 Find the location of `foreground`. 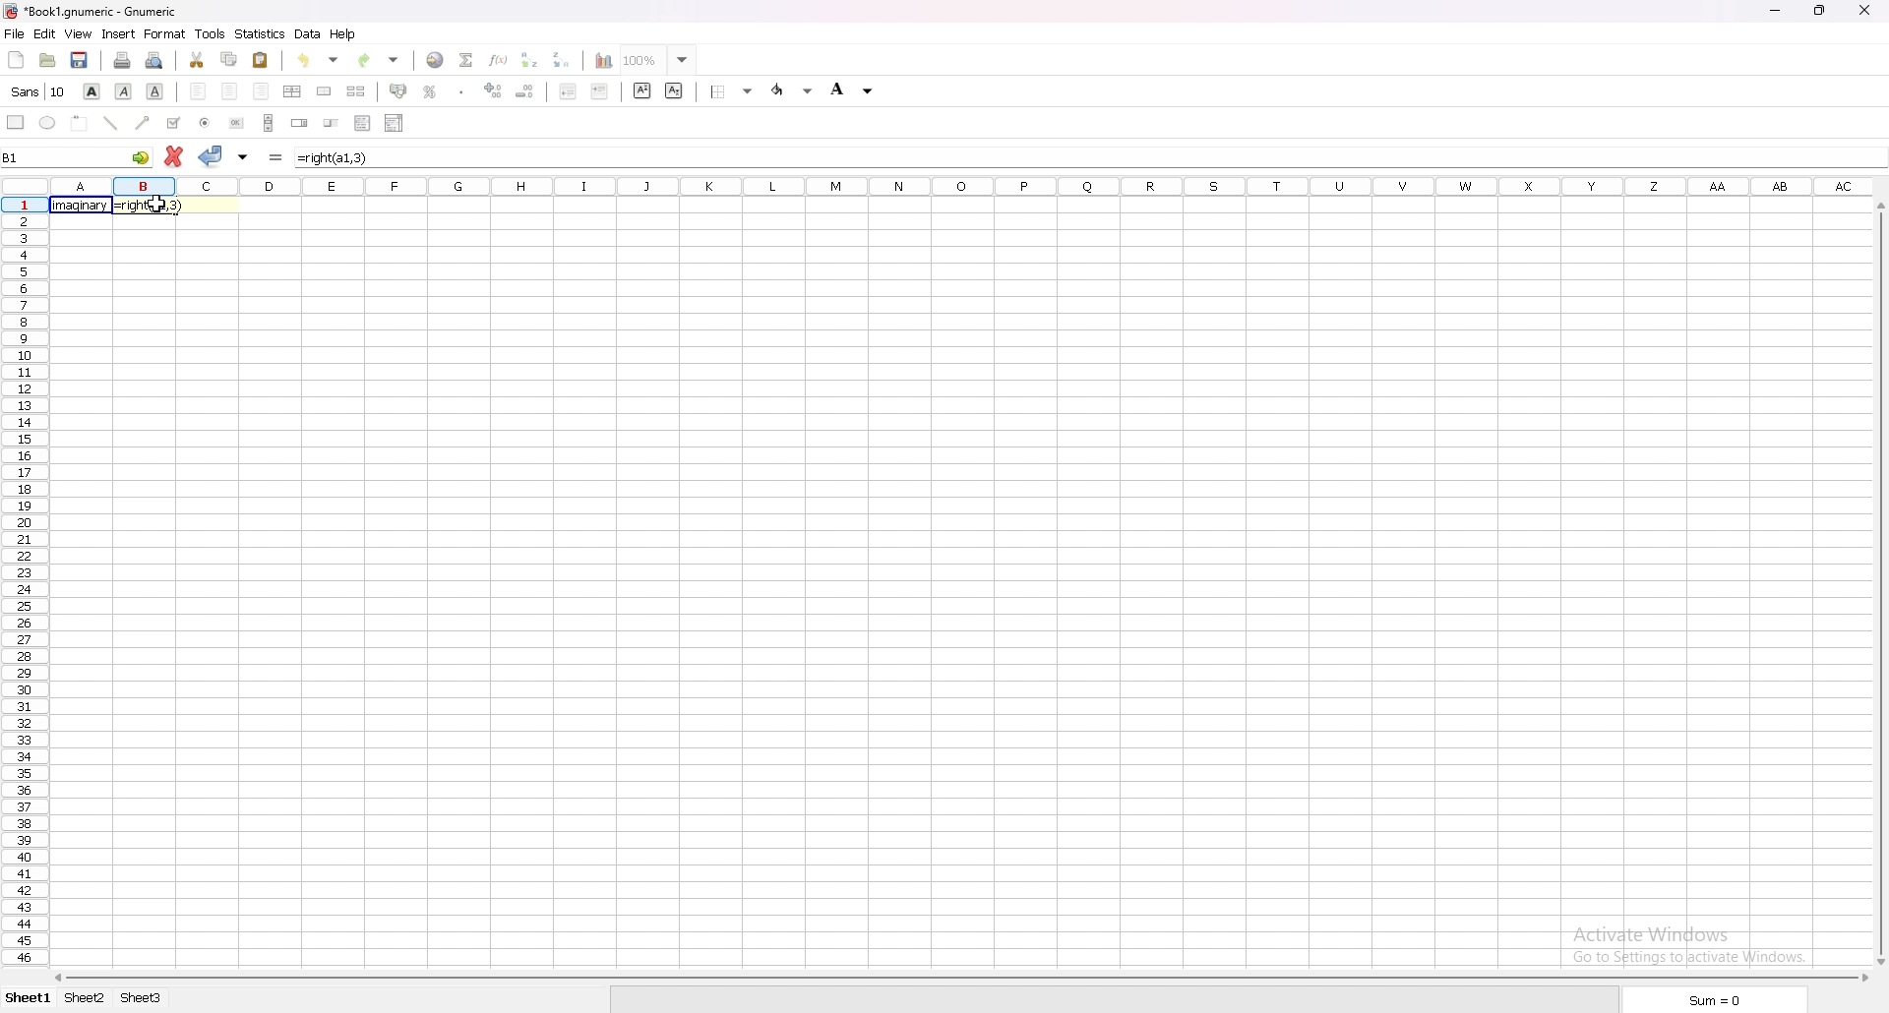

foreground is located at coordinates (795, 90).